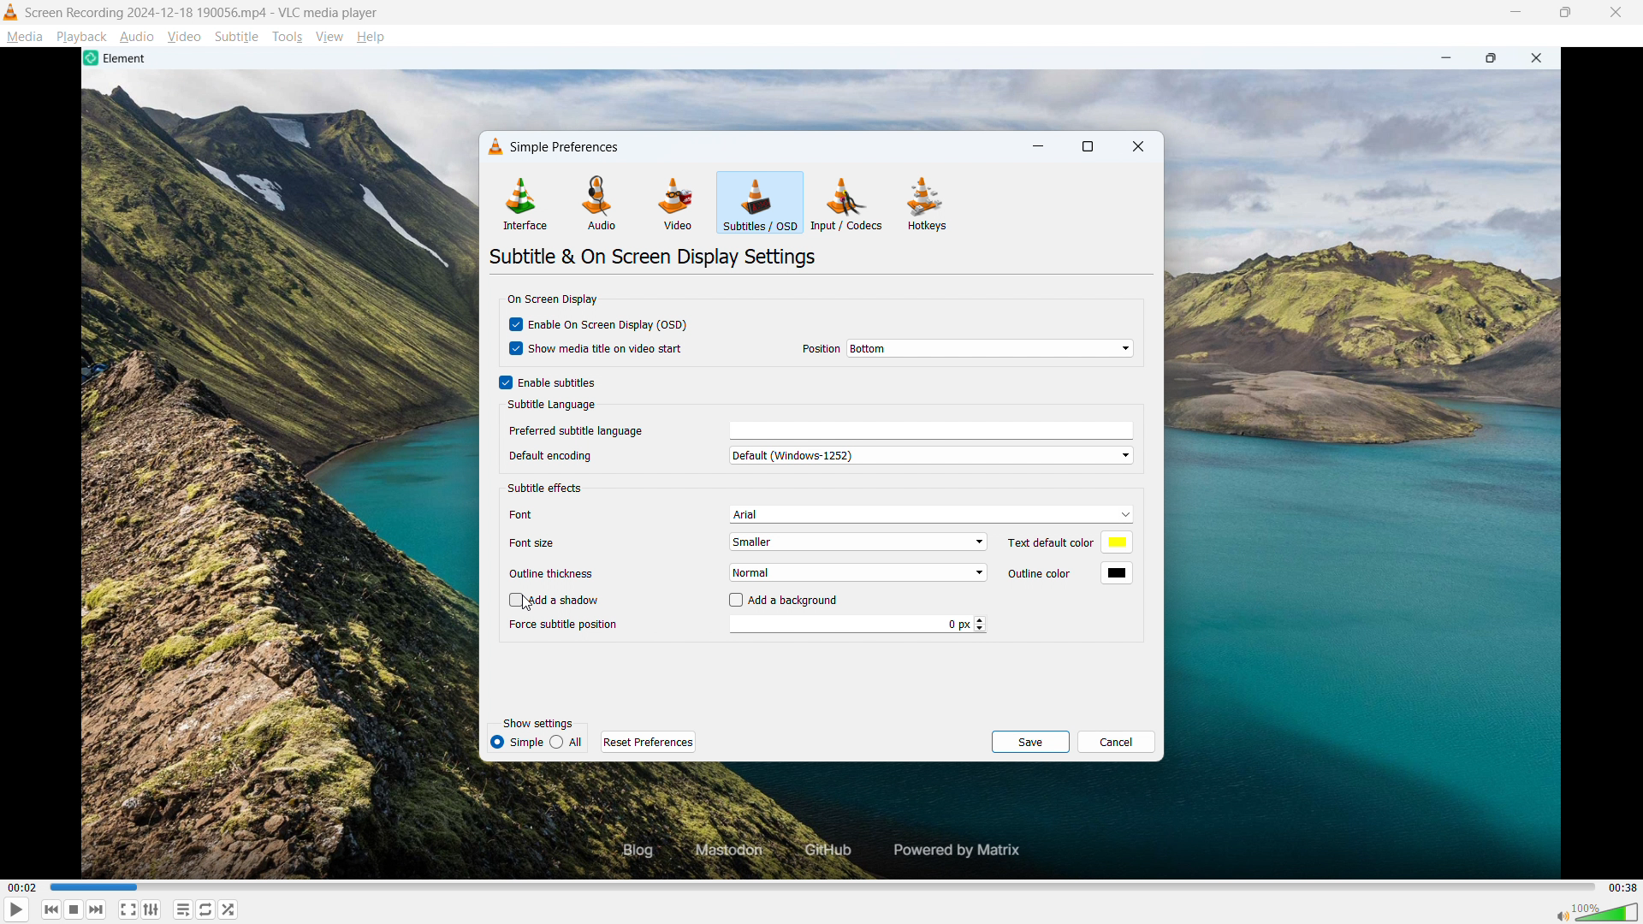 The height and width of the screenshot is (924, 1643). Describe the element at coordinates (329, 38) in the screenshot. I see `View ` at that location.